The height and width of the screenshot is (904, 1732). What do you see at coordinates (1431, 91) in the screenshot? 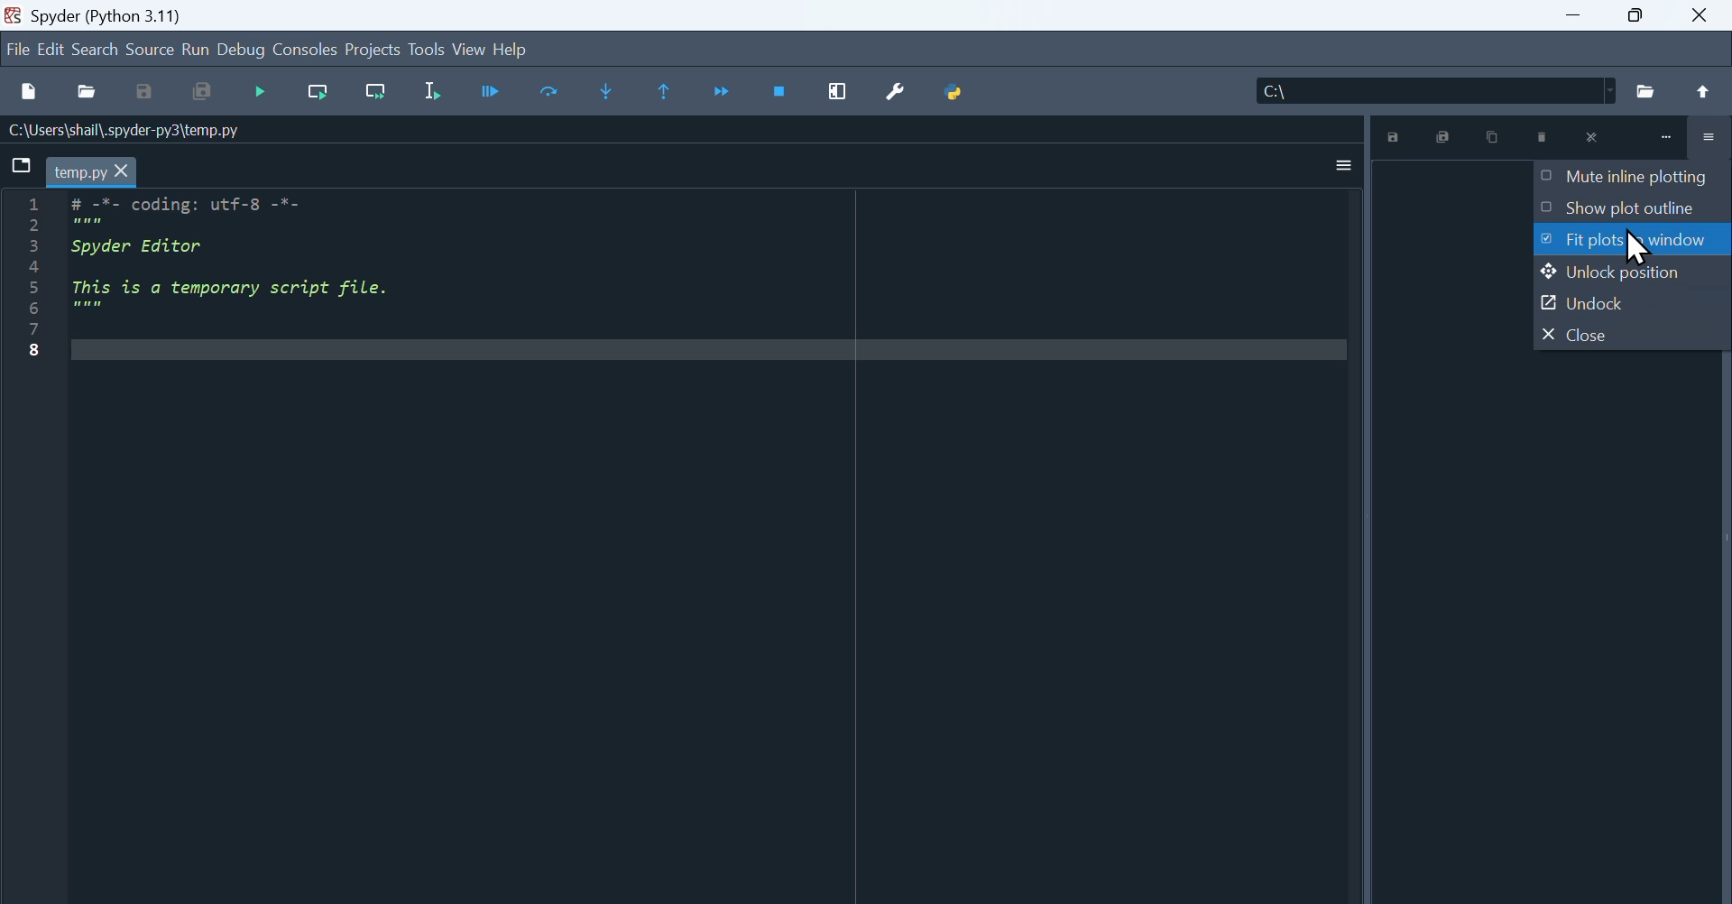
I see `File location` at bounding box center [1431, 91].